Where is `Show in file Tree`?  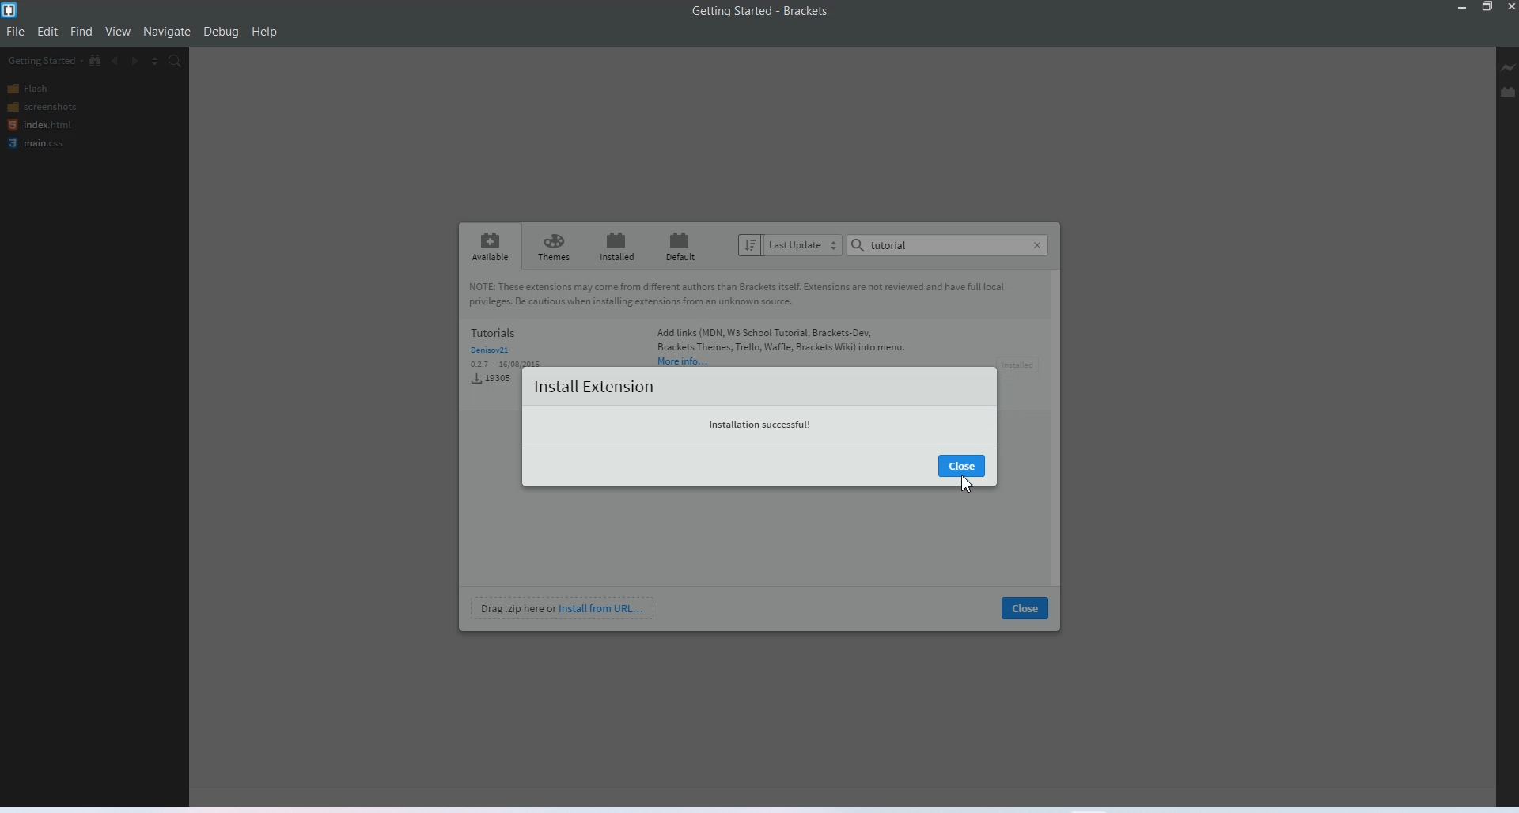
Show in file Tree is located at coordinates (97, 61).